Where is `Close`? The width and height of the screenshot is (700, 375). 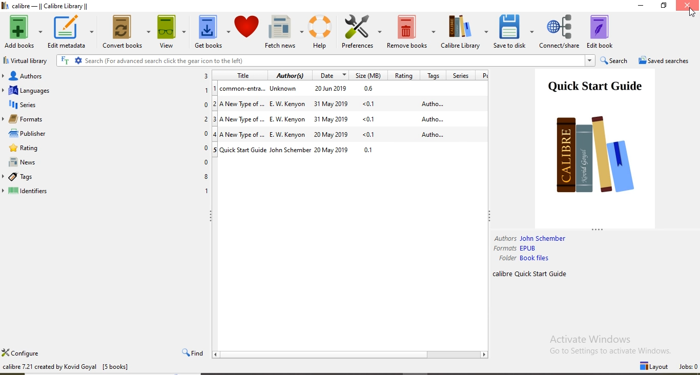 Close is located at coordinates (687, 5).